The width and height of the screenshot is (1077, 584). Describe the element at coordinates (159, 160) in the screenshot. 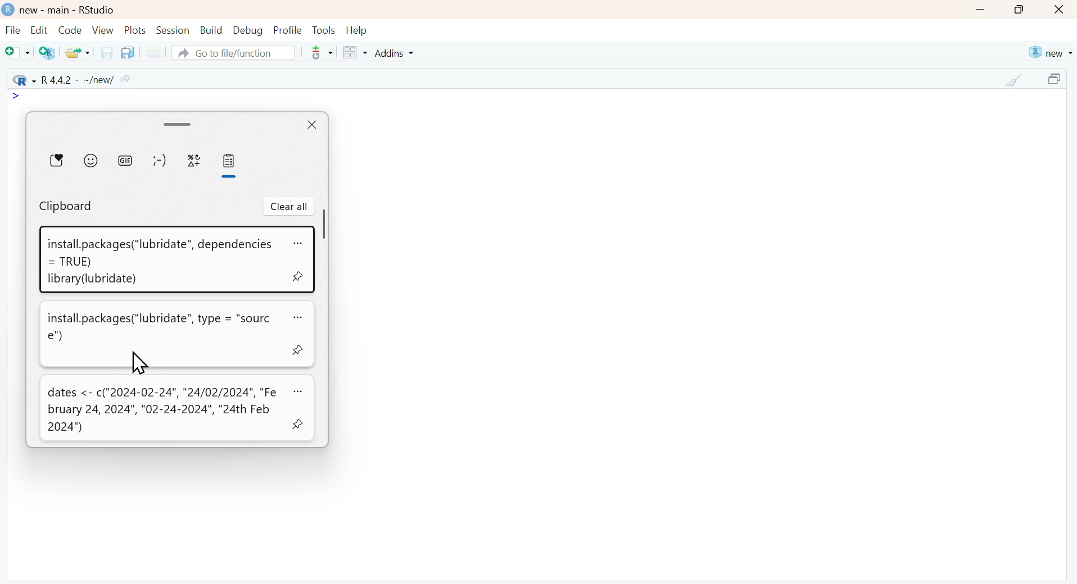

I see `Emoticon` at that location.